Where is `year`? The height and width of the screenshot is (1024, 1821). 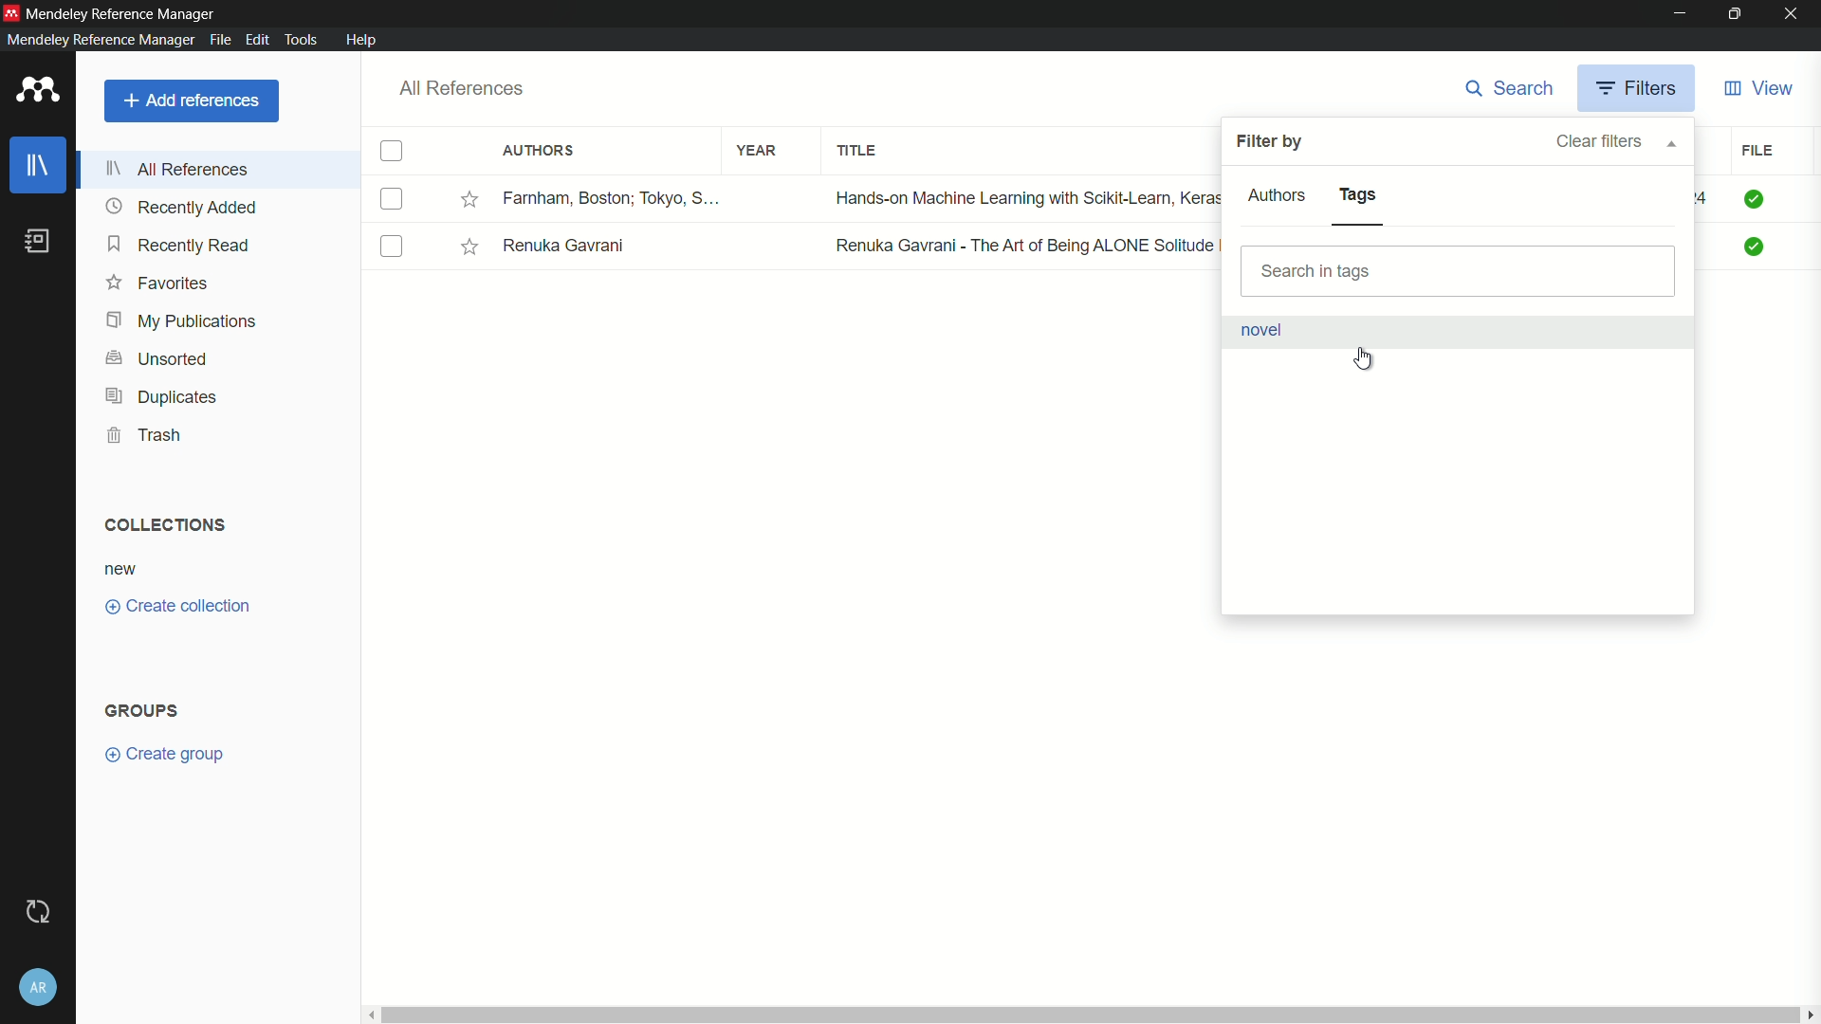
year is located at coordinates (759, 152).